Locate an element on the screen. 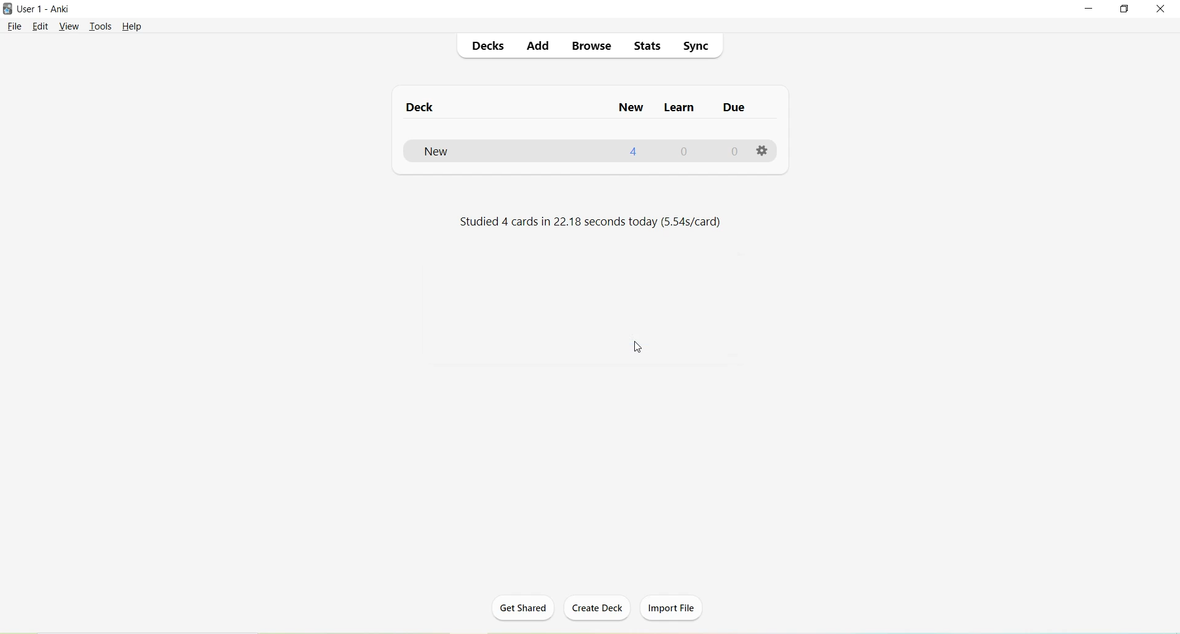 The image size is (1180, 634). View is located at coordinates (68, 26).